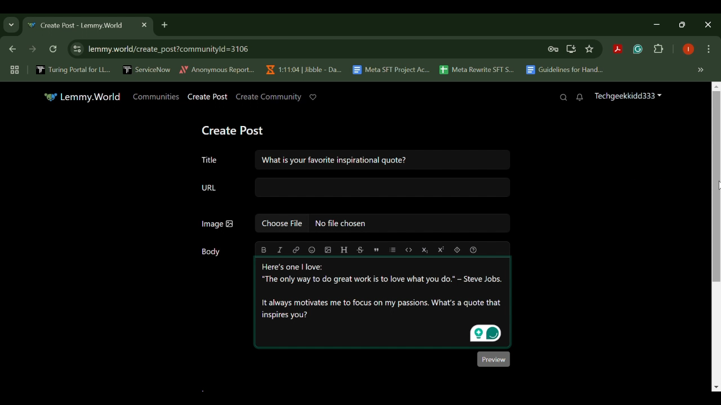 The height and width of the screenshot is (405, 721). I want to click on Bookmark Site Button, so click(589, 49).